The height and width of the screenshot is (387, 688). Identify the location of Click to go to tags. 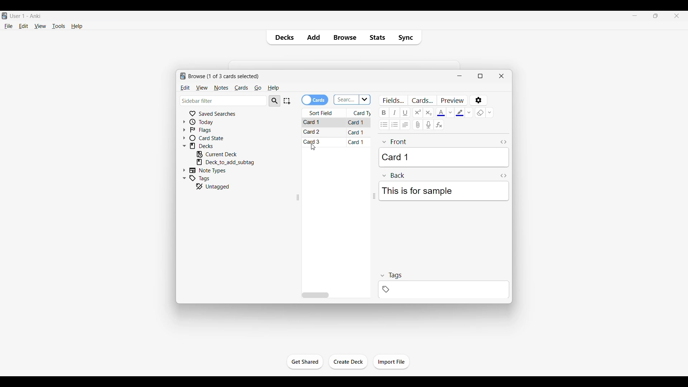
(212, 178).